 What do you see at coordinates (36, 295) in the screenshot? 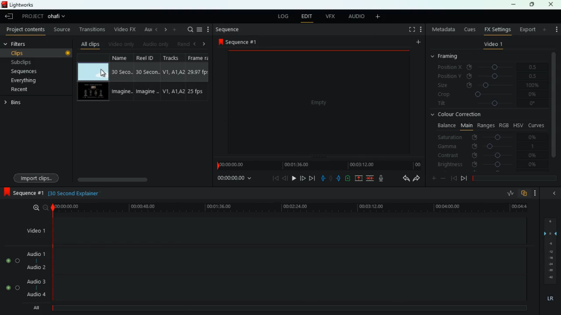
I see `audio 4` at bounding box center [36, 295].